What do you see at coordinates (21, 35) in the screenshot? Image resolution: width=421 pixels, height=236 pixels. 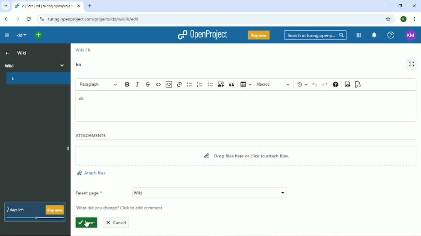 I see `dd` at bounding box center [21, 35].